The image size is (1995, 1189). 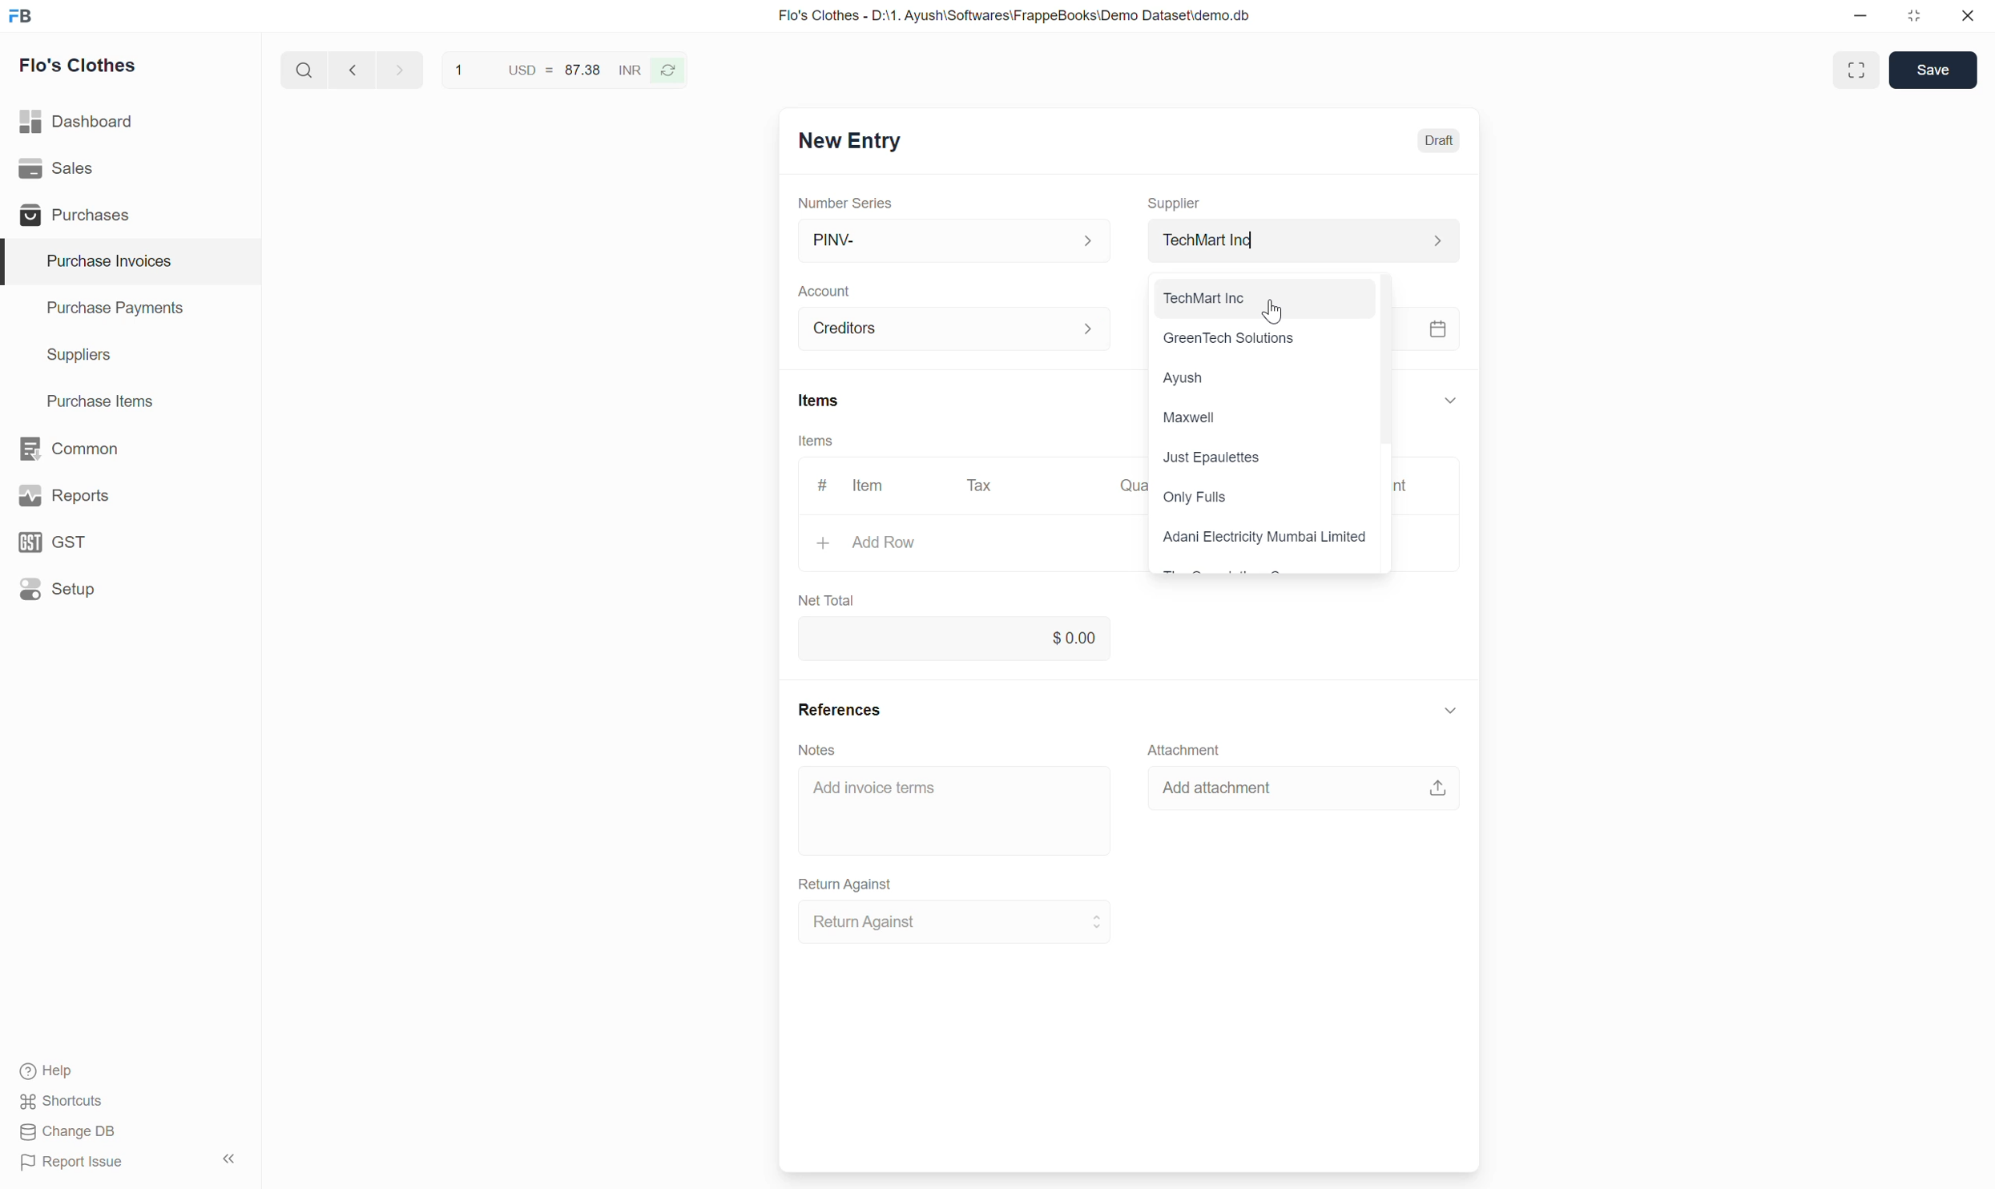 I want to click on Add invoice terms, so click(x=957, y=811).